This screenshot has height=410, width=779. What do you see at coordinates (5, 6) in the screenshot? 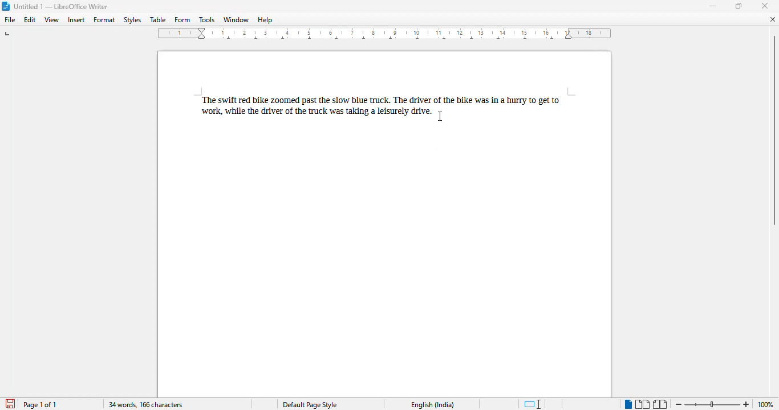
I see `LibreOffice logo` at bounding box center [5, 6].